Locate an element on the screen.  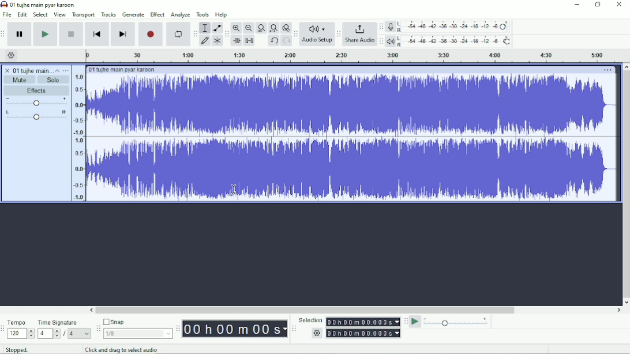
Audacity selection toolbar is located at coordinates (294, 329).